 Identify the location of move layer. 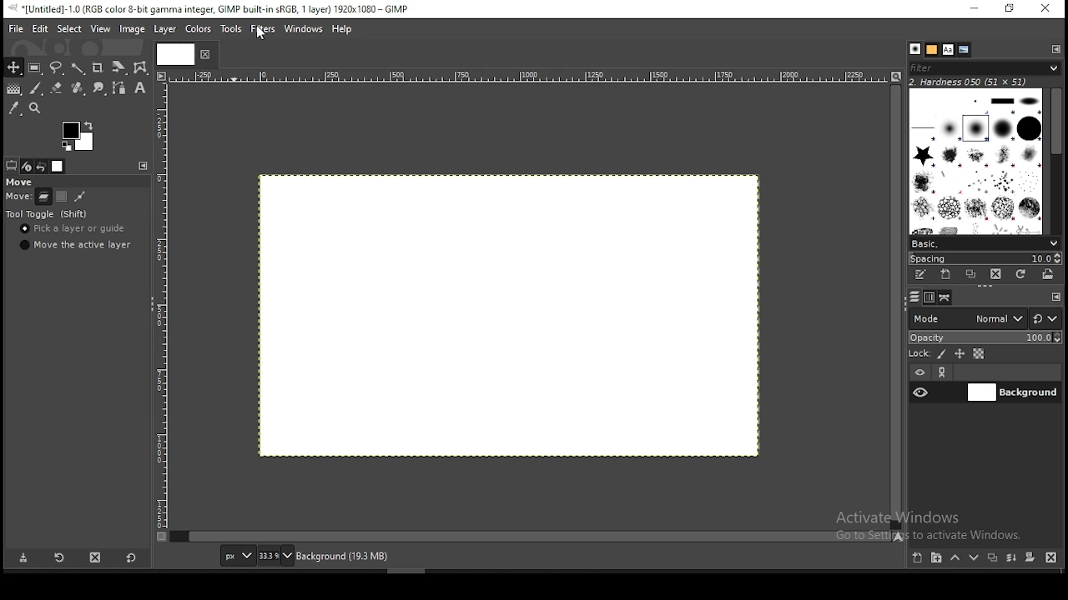
(43, 197).